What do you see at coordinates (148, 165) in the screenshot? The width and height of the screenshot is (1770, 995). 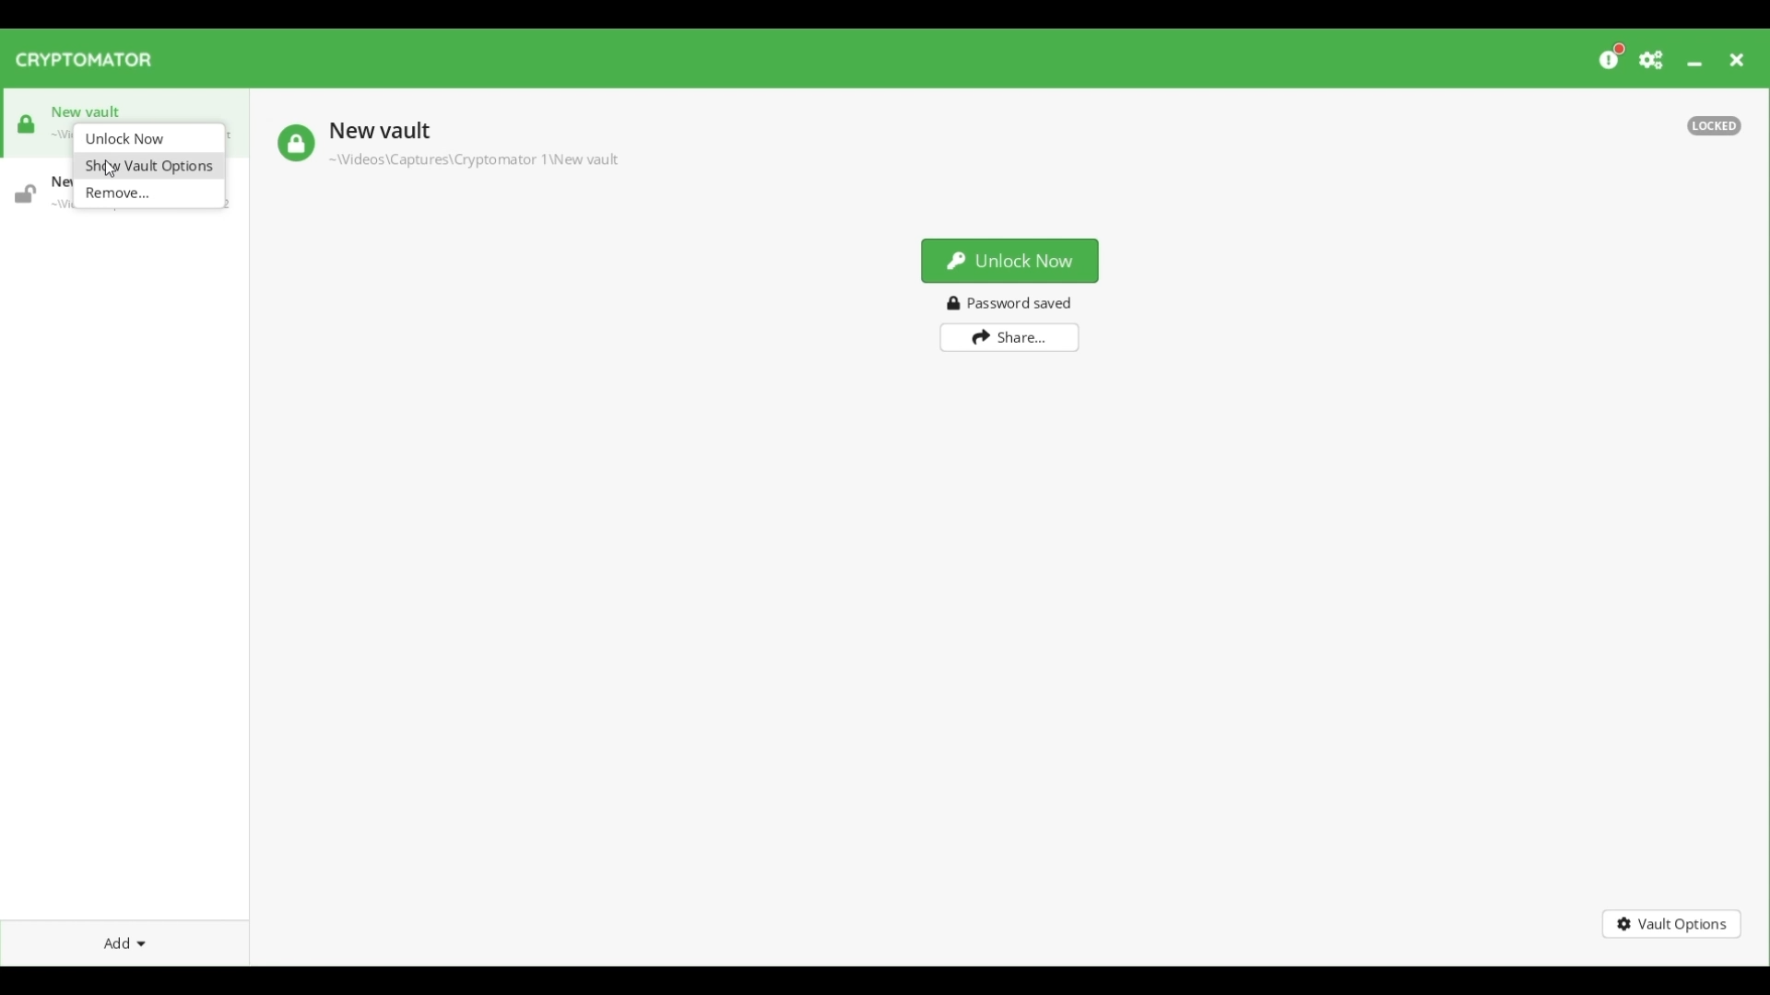 I see `Show vault options` at bounding box center [148, 165].